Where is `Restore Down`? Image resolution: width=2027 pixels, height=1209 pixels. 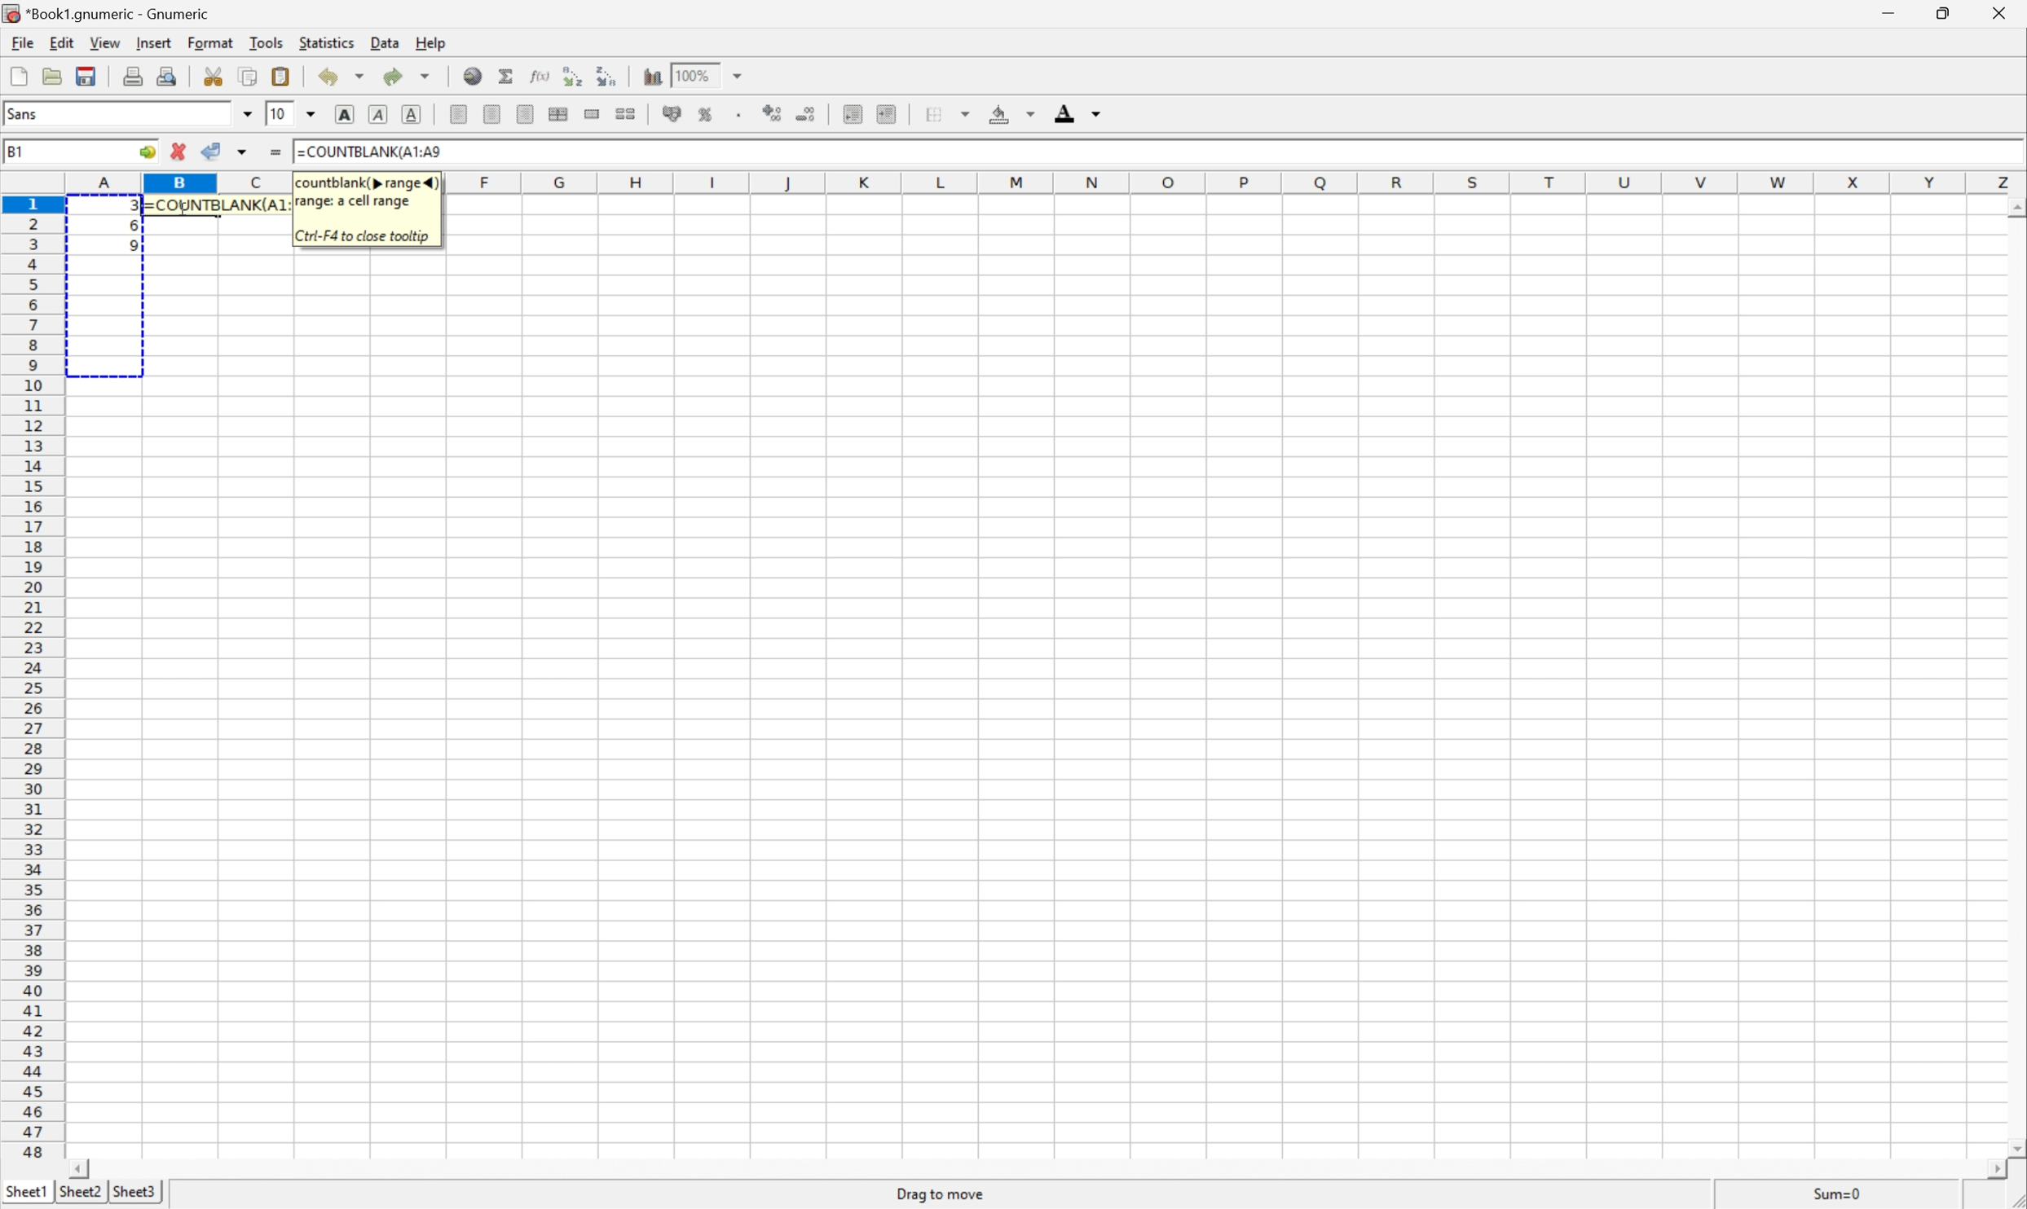
Restore Down is located at coordinates (1944, 13).